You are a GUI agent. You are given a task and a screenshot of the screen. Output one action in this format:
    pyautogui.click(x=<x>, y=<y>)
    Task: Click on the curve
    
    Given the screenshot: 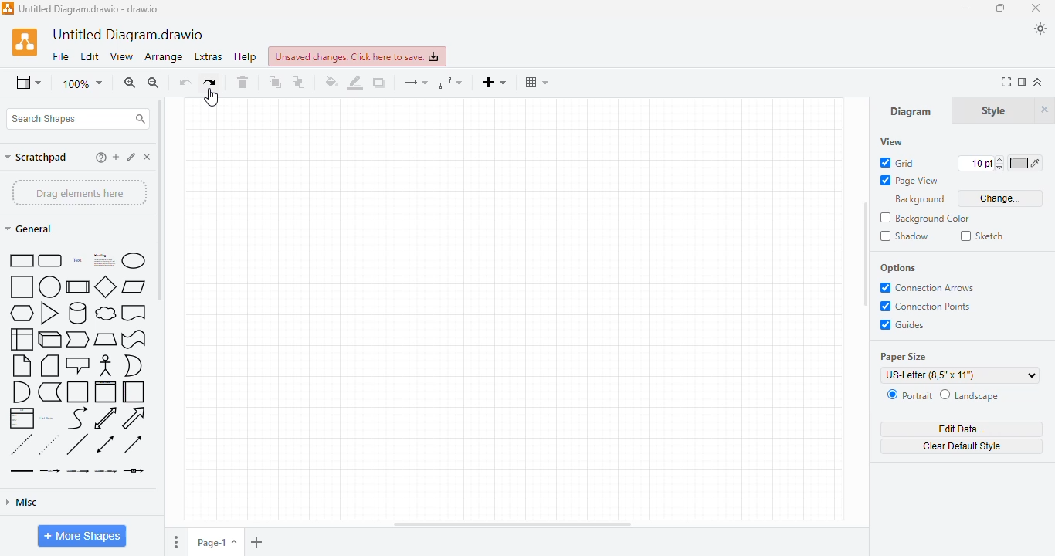 What is the action you would take?
    pyautogui.click(x=78, y=419)
    